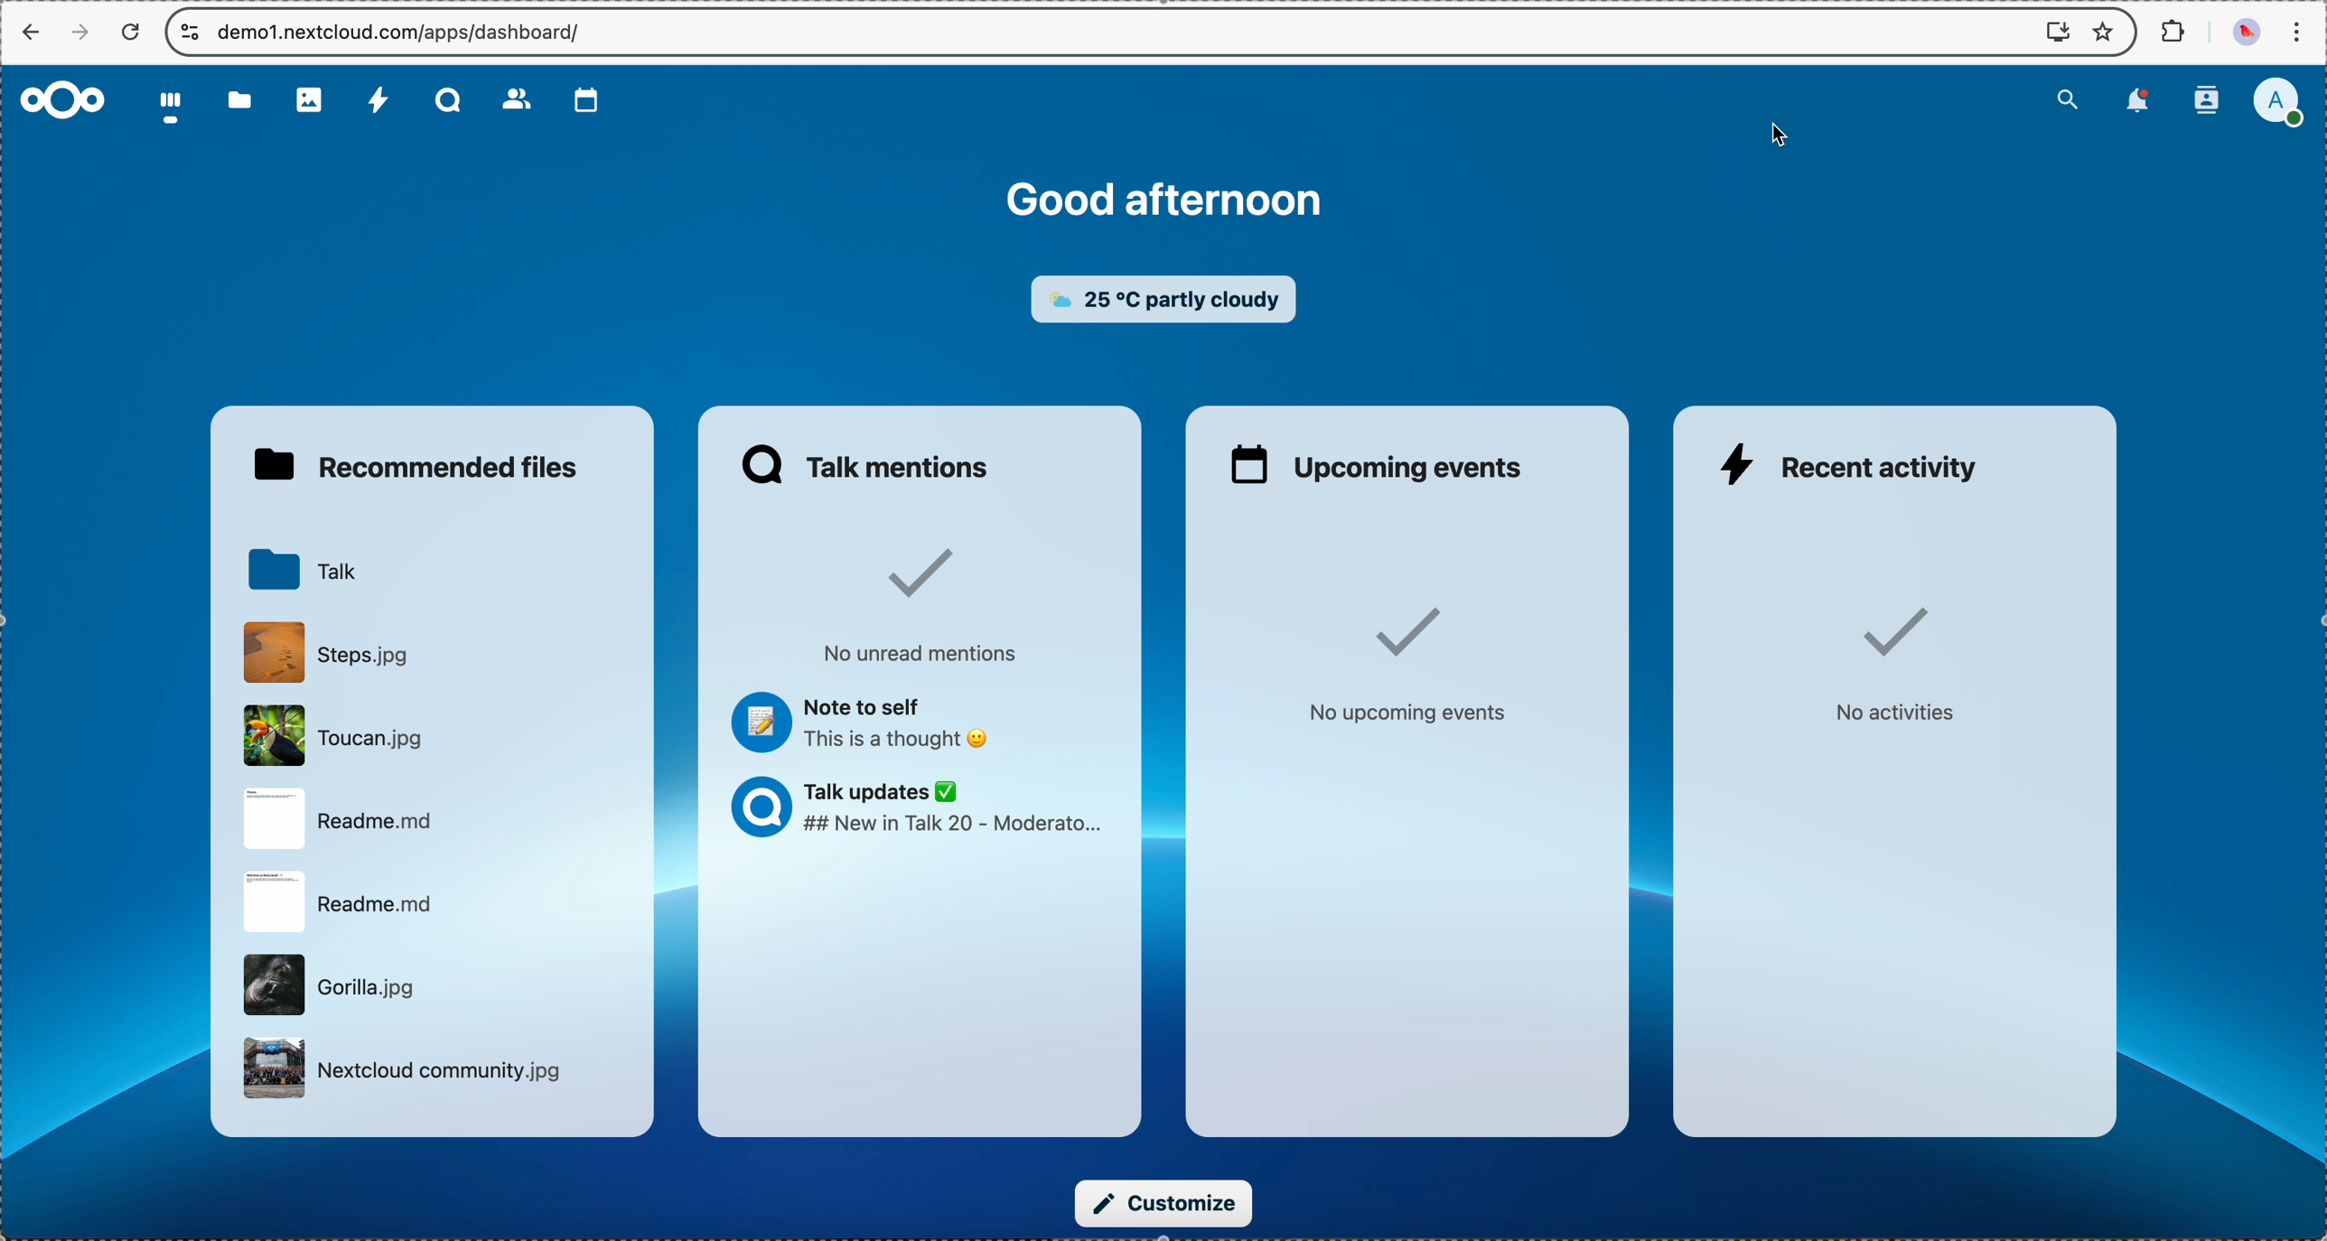 The width and height of the screenshot is (2327, 1241). What do you see at coordinates (186, 33) in the screenshot?
I see `controls` at bounding box center [186, 33].